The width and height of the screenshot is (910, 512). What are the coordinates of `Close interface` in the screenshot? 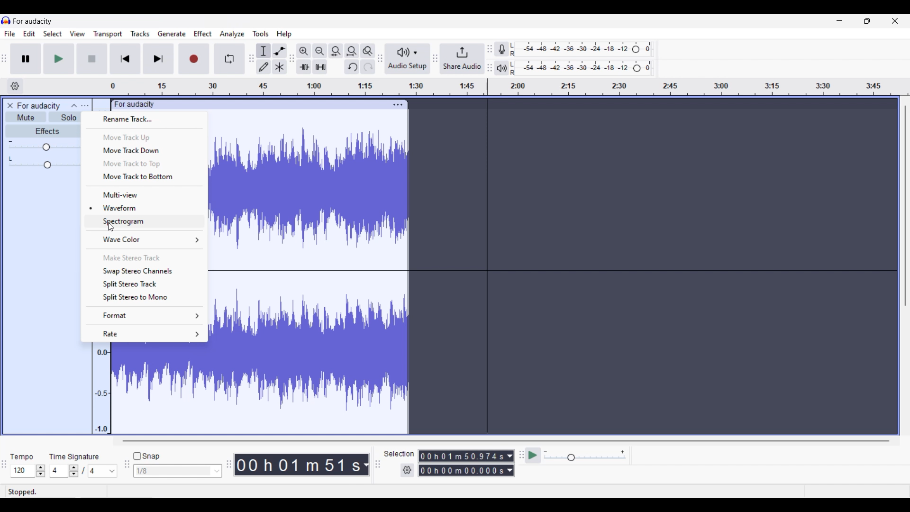 It's located at (895, 21).